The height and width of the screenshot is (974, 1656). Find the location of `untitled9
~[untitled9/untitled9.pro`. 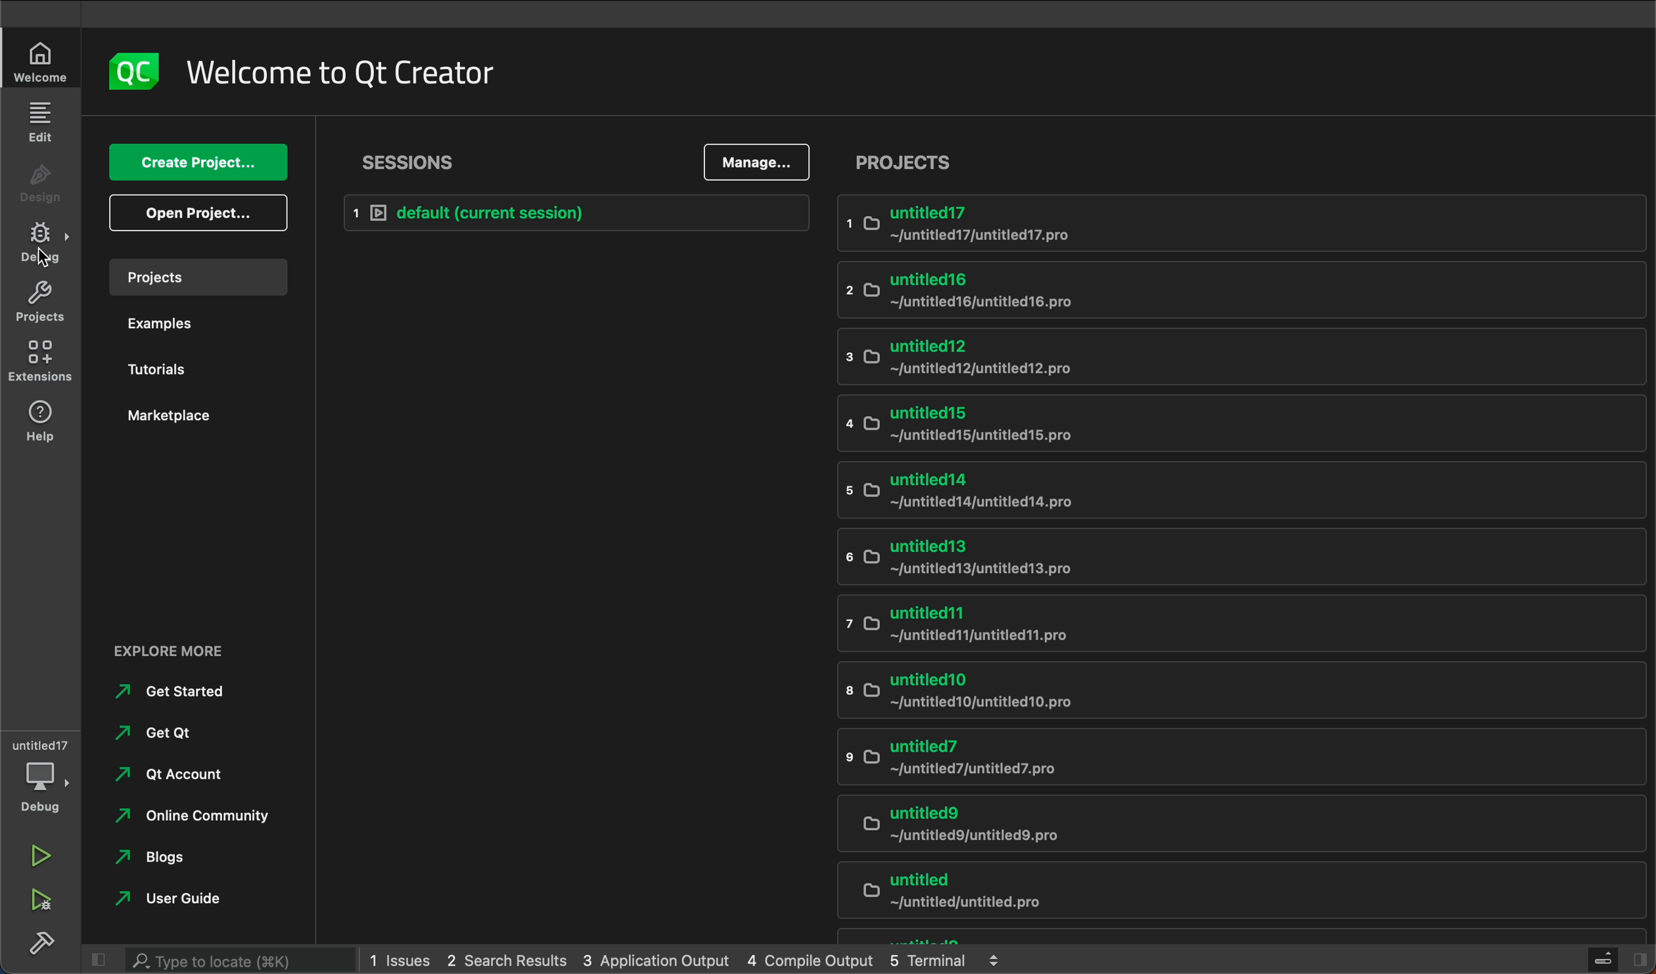

untitled9
~[untitled9/untitled9.pro is located at coordinates (1236, 827).